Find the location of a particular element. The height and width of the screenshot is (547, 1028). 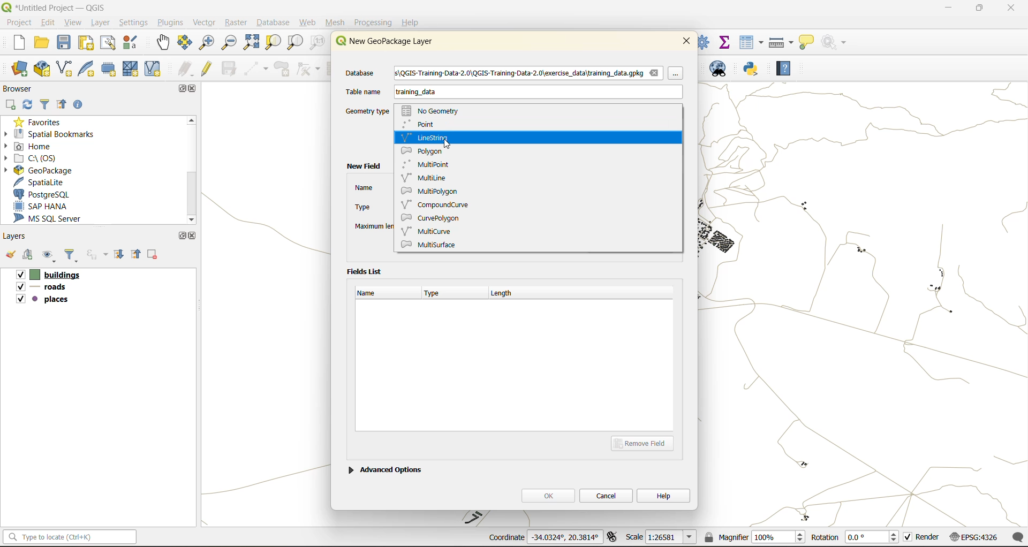

close is located at coordinates (193, 235).